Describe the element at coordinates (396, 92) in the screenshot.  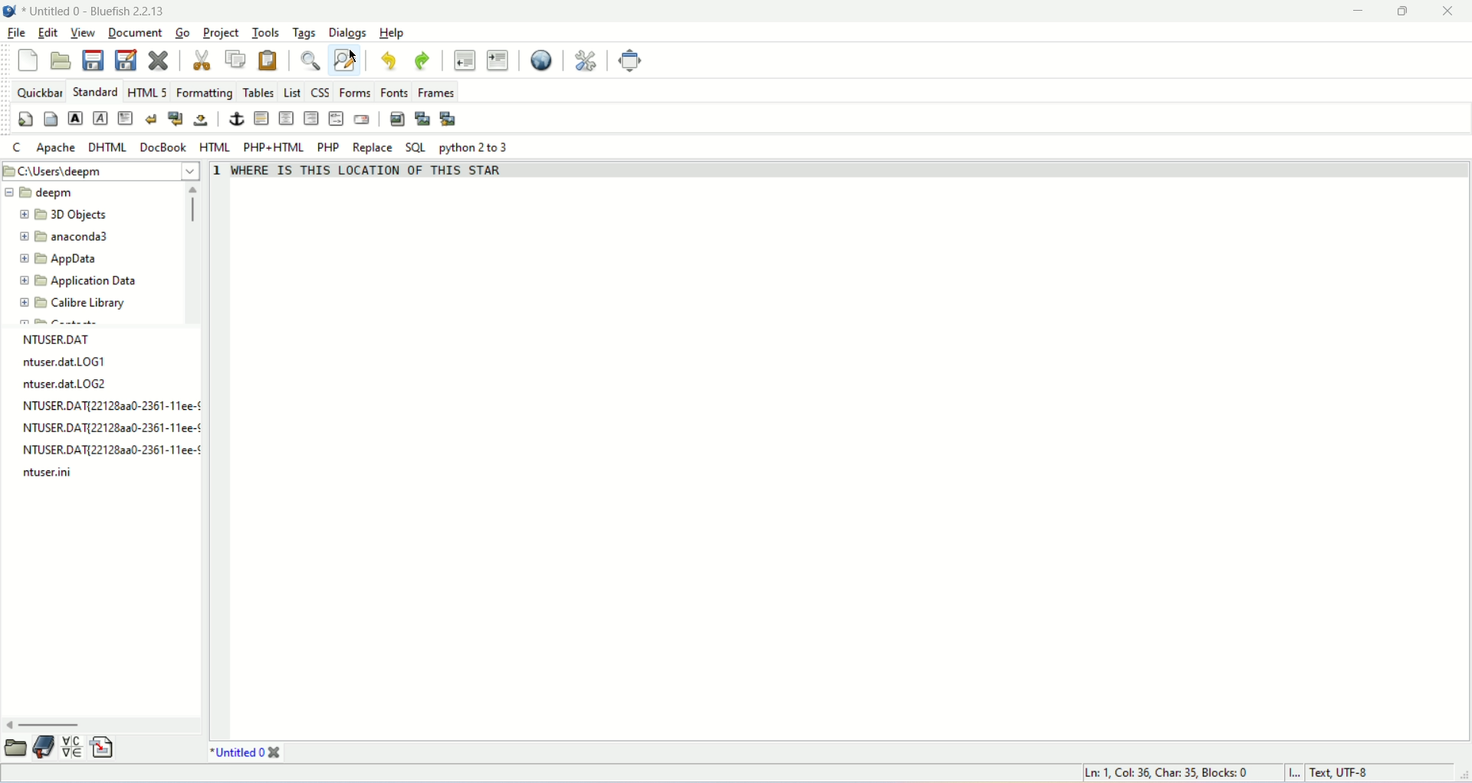
I see `fonts` at that location.